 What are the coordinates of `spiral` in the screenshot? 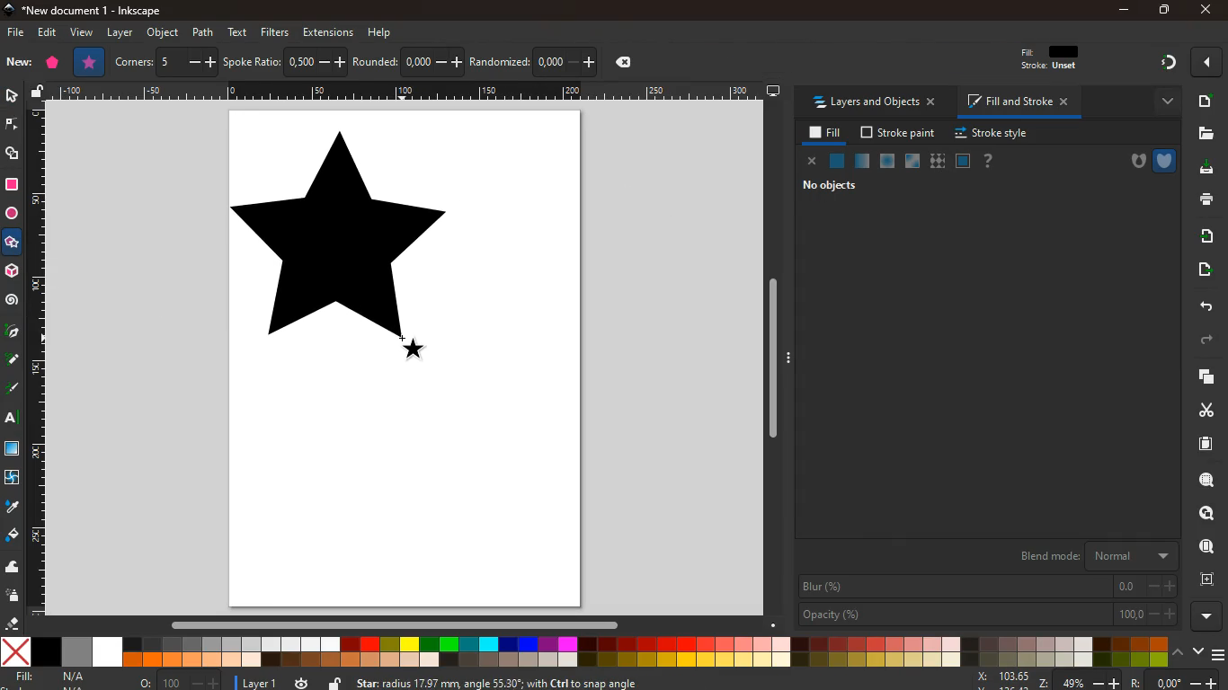 It's located at (13, 304).